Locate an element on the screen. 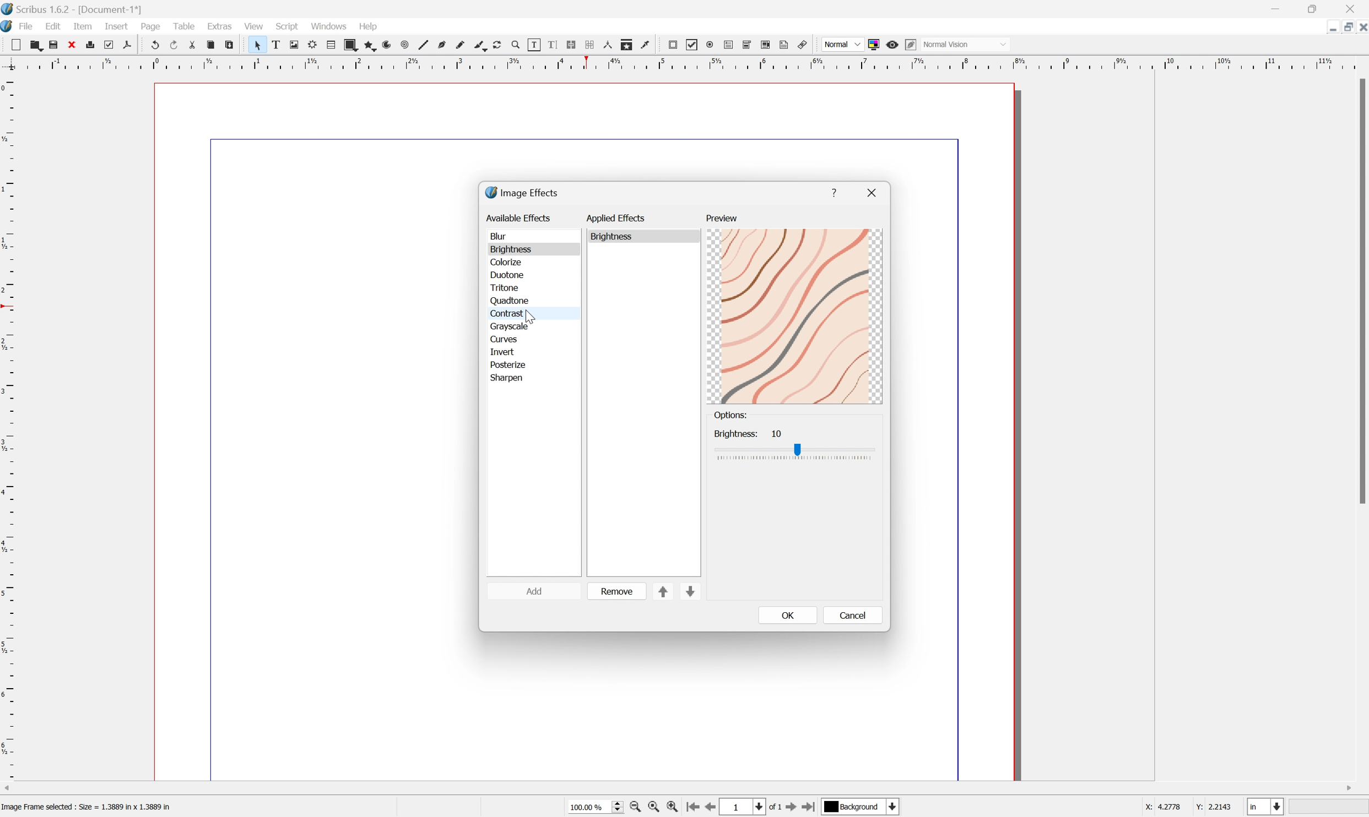 Image resolution: width=1369 pixels, height=817 pixels. PDF combo box is located at coordinates (749, 46).